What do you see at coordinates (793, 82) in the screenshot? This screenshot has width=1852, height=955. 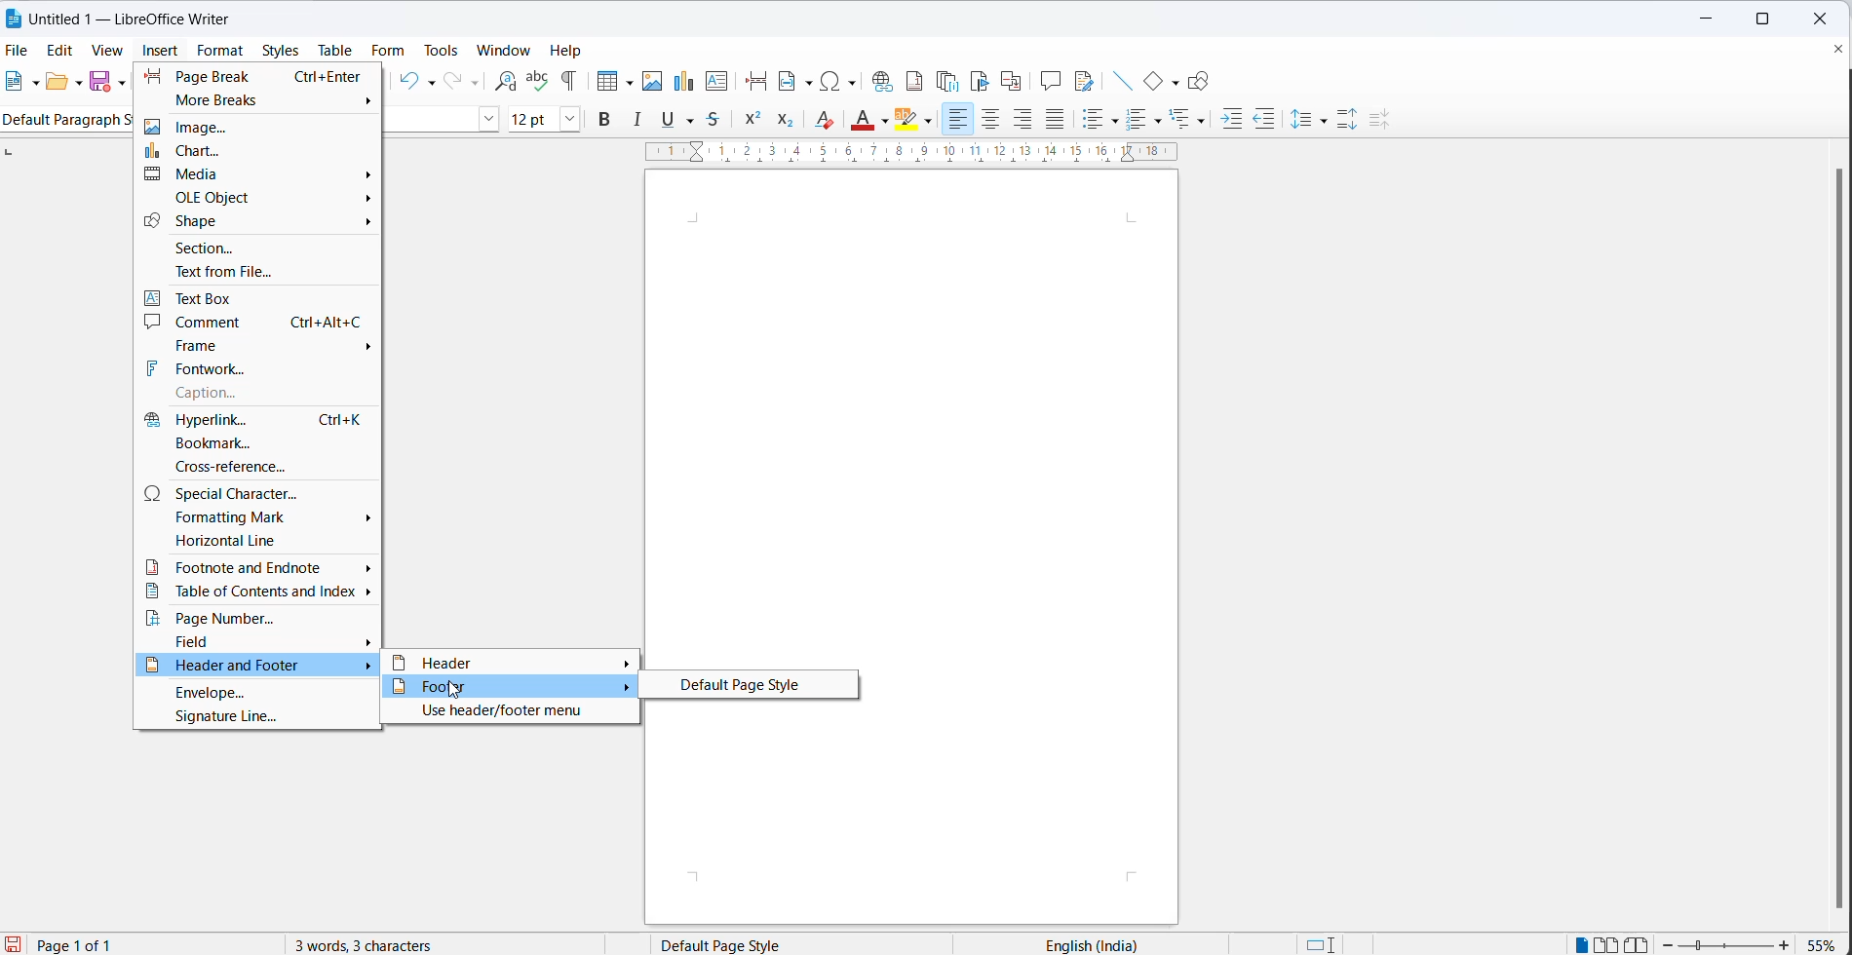 I see `insert field` at bounding box center [793, 82].